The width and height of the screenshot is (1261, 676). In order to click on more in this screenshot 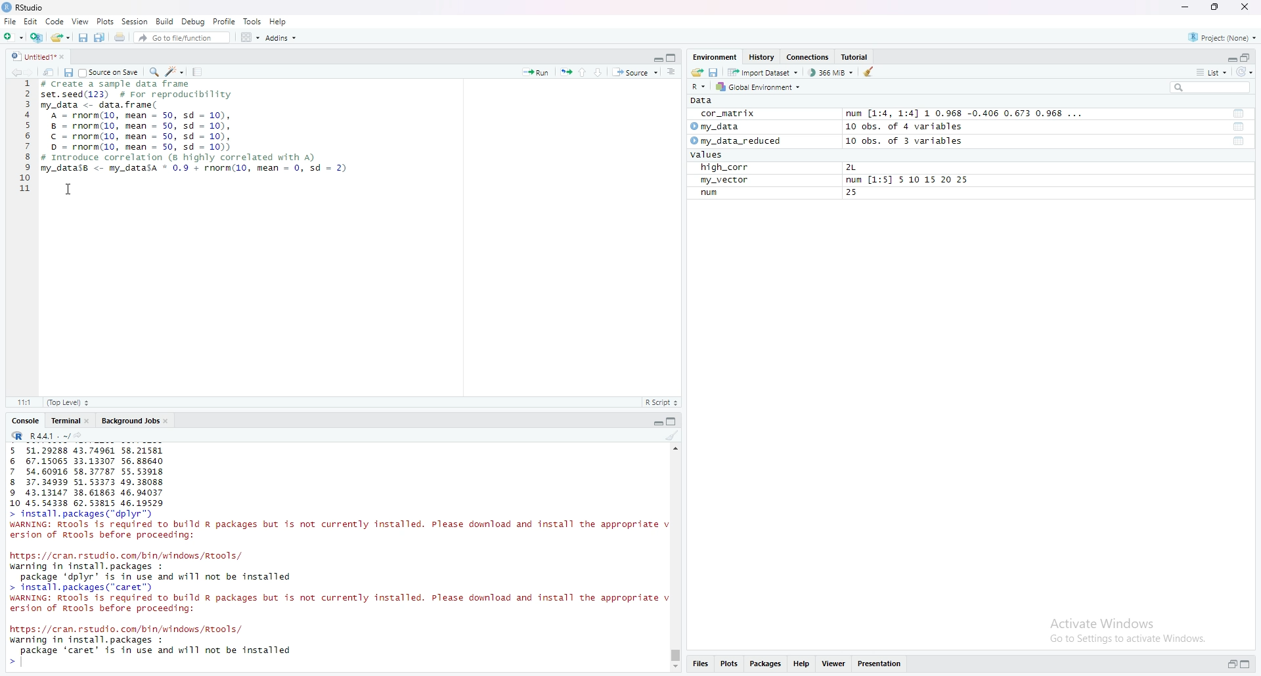, I will do `click(673, 72)`.